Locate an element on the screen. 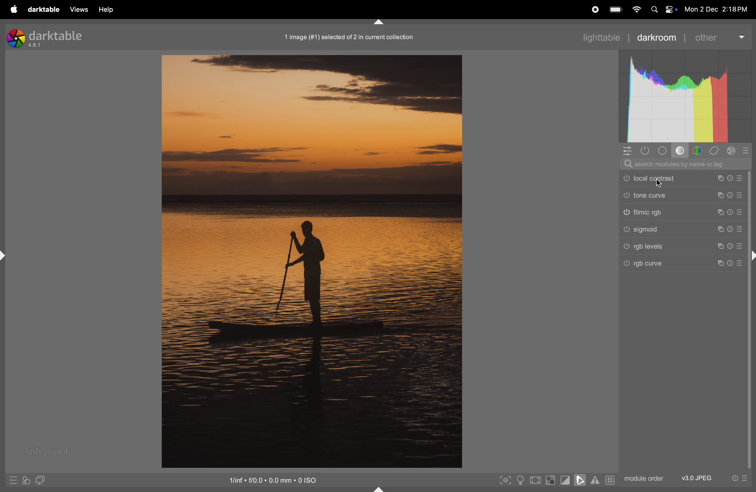 This screenshot has width=756, height=492. tone is located at coordinates (680, 150).